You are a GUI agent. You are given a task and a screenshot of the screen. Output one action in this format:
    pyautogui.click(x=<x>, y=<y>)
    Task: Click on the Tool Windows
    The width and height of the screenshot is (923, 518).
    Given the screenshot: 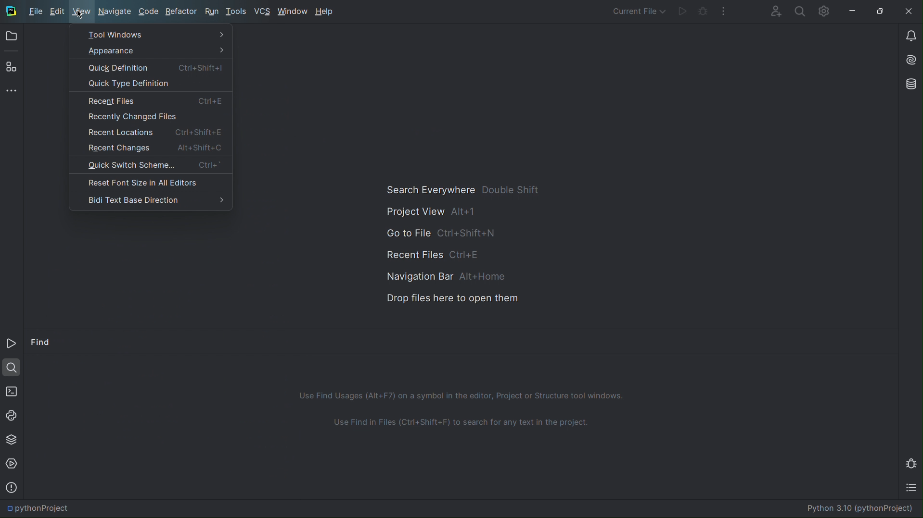 What is the action you would take?
    pyautogui.click(x=152, y=35)
    